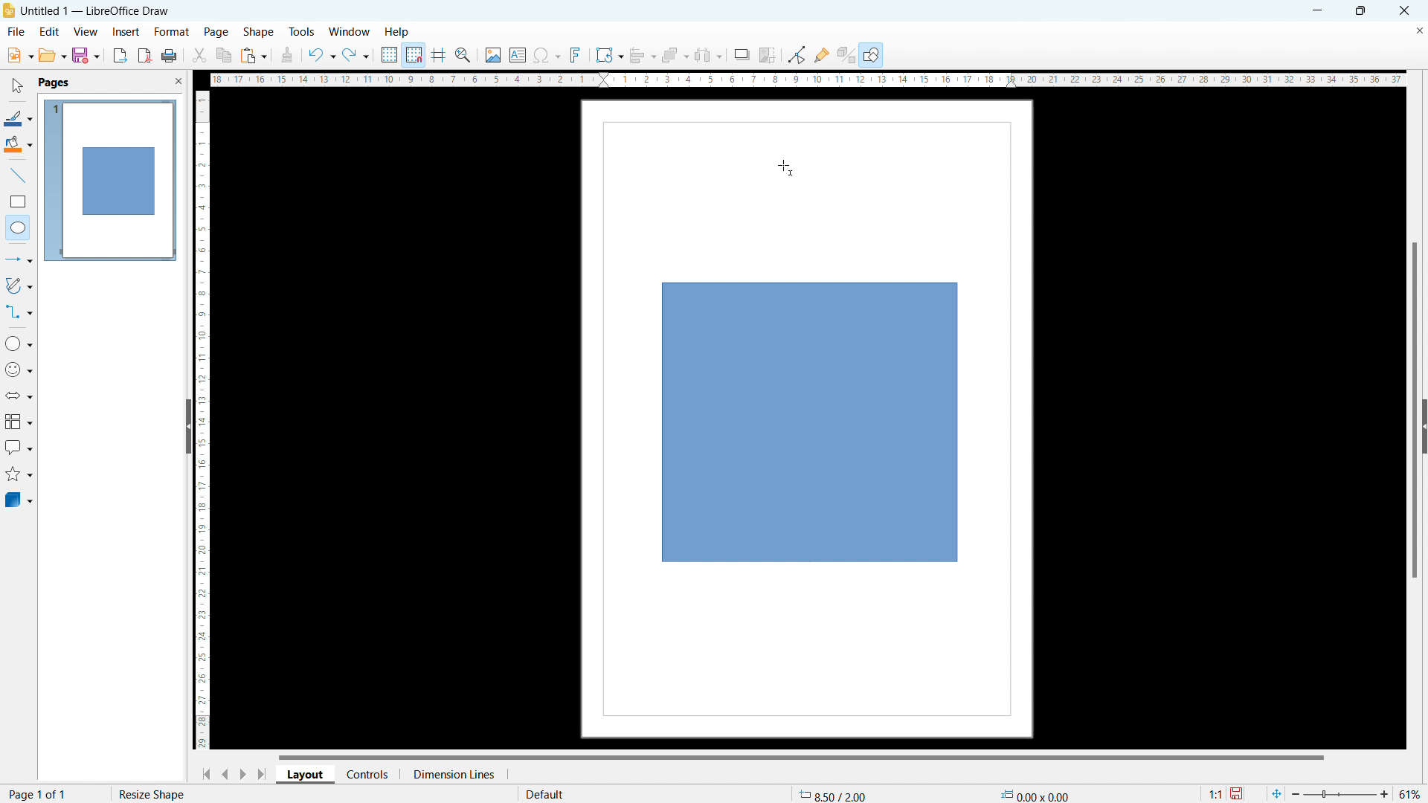 This screenshot has height=803, width=1428. Describe the element at coordinates (216, 31) in the screenshot. I see `page` at that location.